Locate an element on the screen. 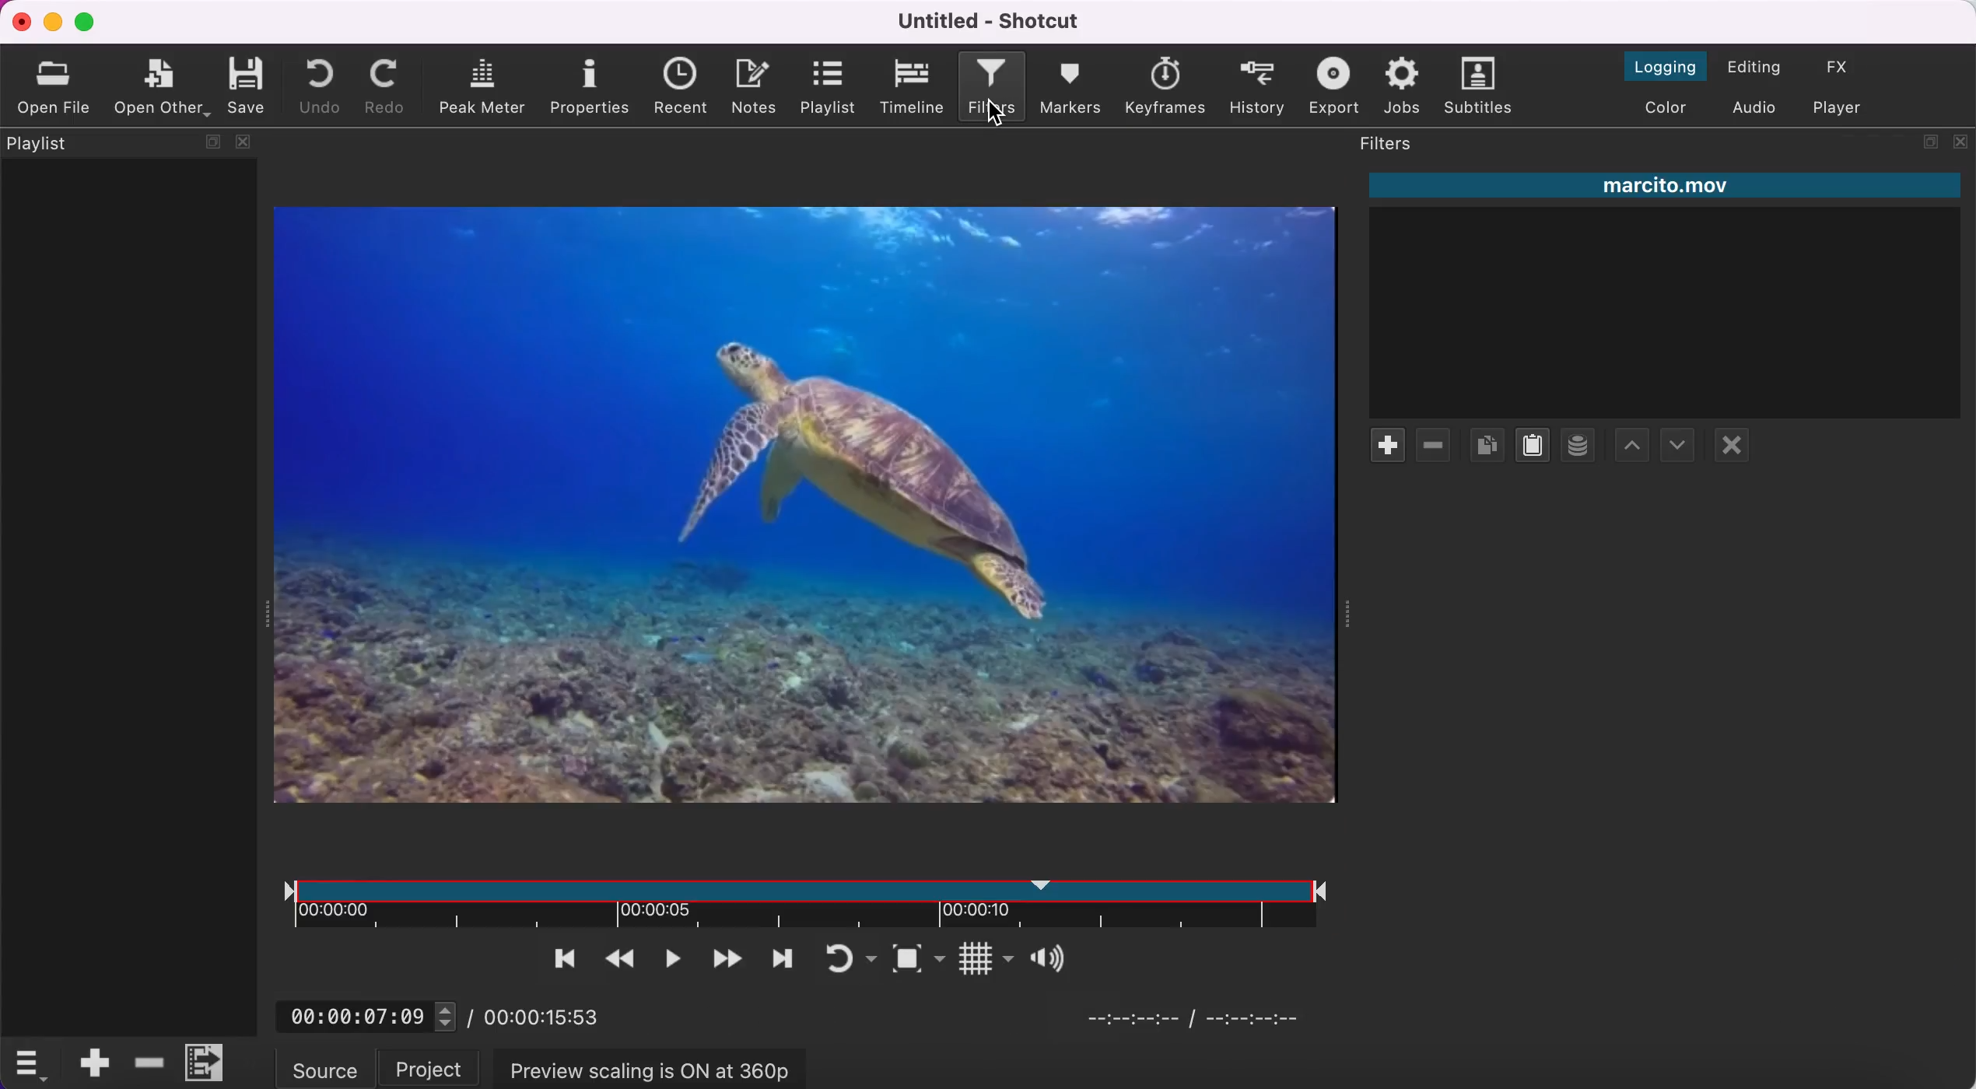  clip is located at coordinates (803, 502).